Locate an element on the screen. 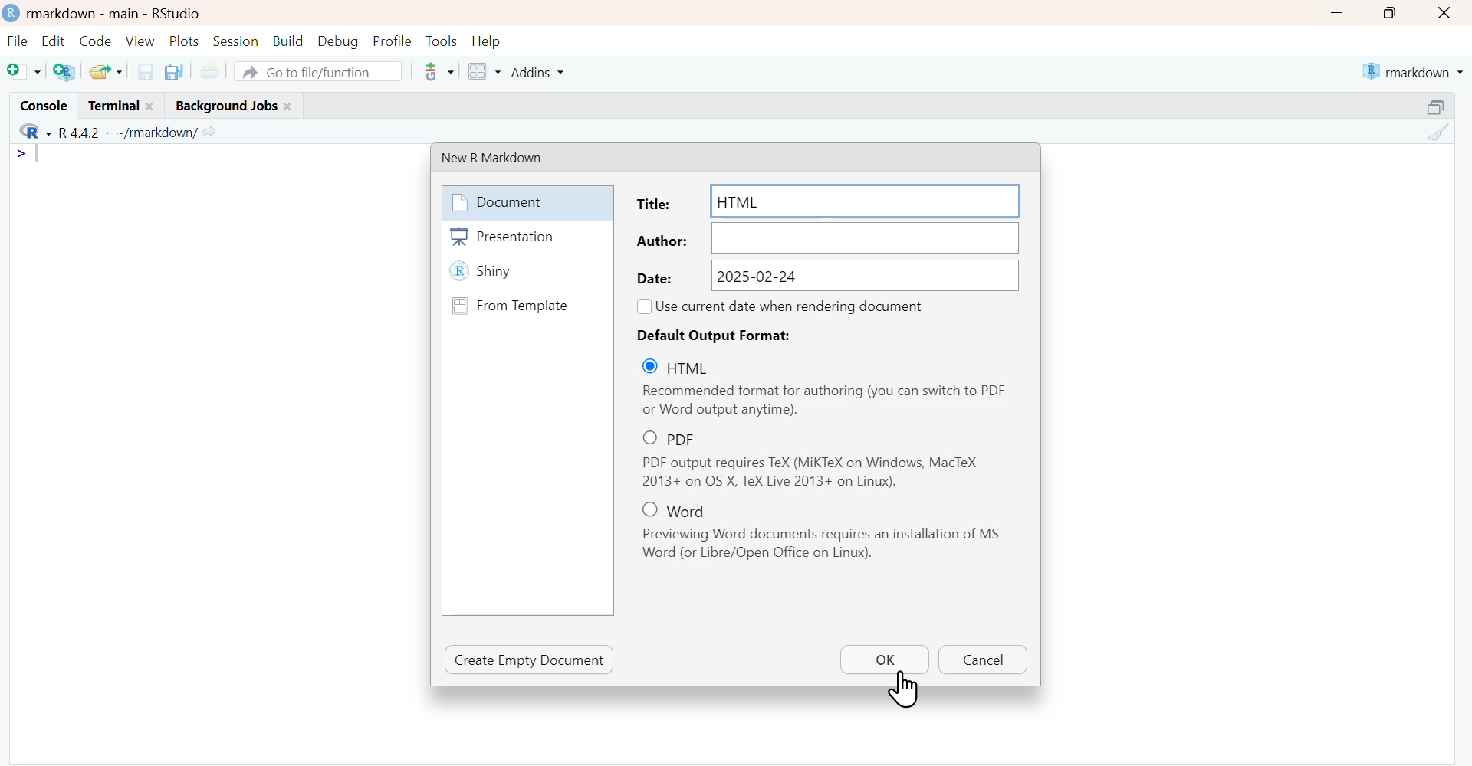 The image size is (1472, 766). git commit is located at coordinates (437, 71).